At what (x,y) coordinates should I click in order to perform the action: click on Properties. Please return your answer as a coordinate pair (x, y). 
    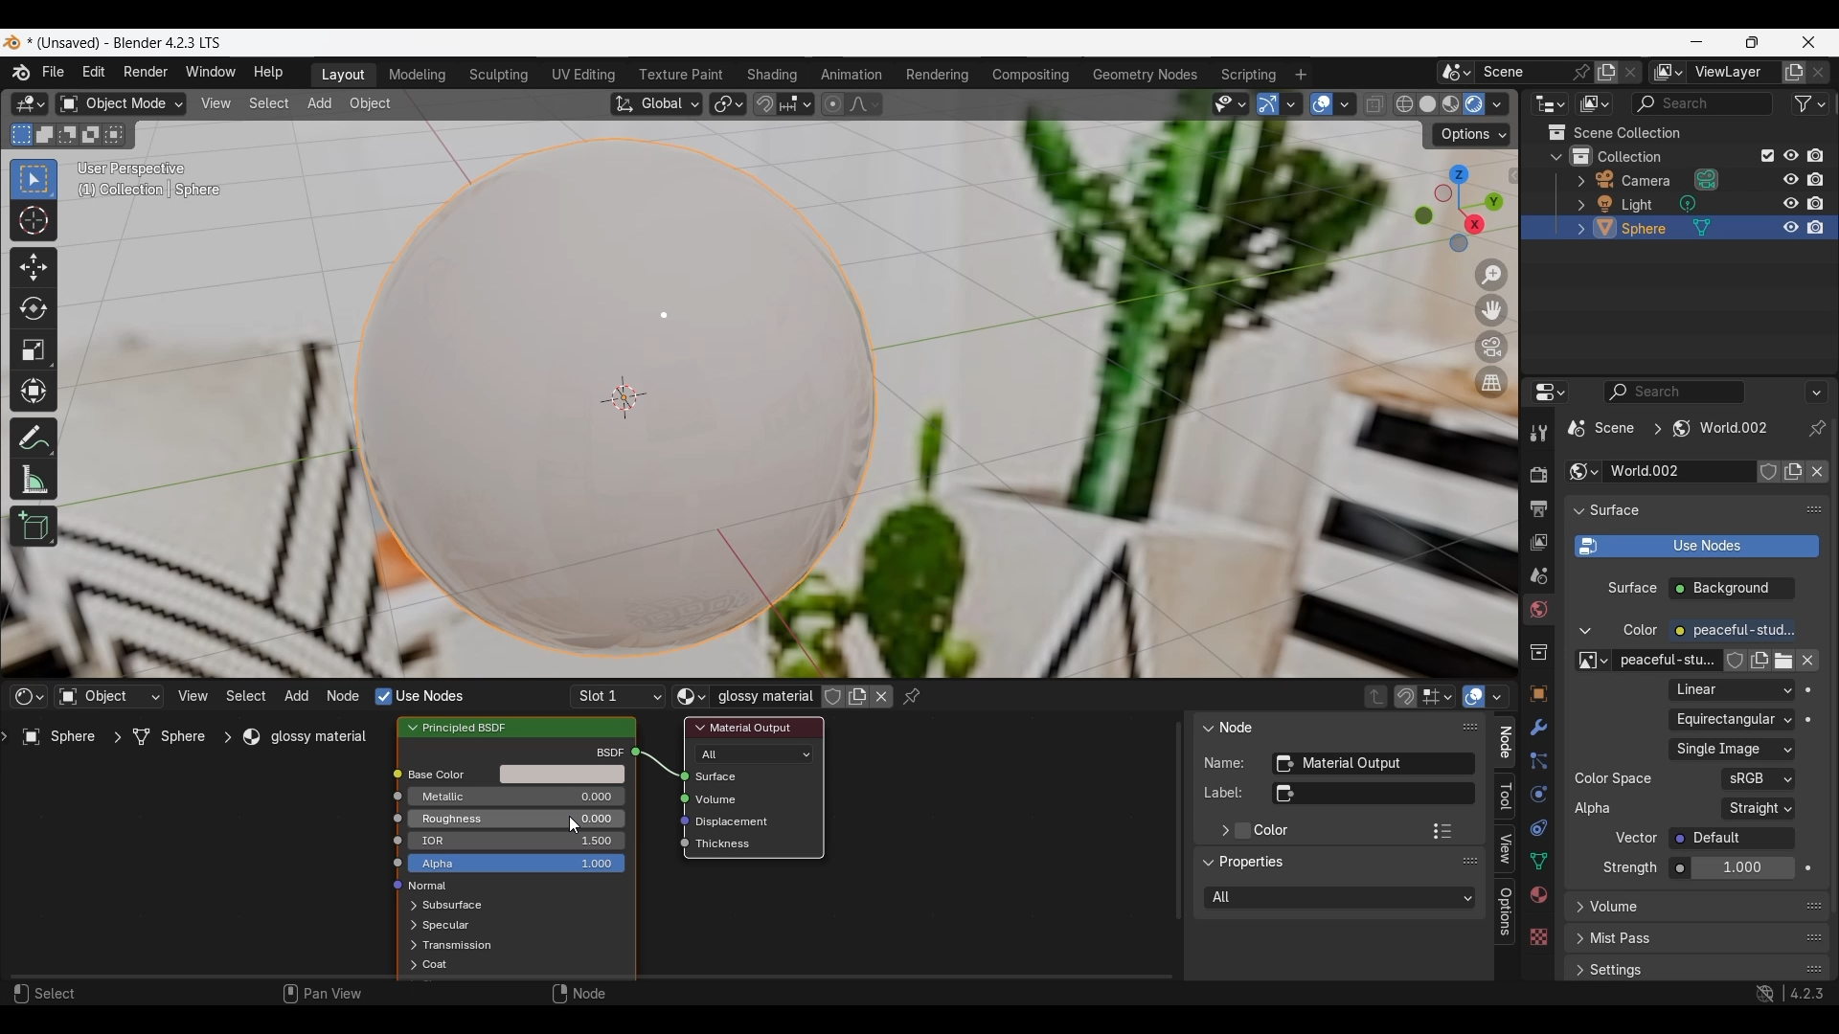
    Looking at the image, I should click on (1253, 864).